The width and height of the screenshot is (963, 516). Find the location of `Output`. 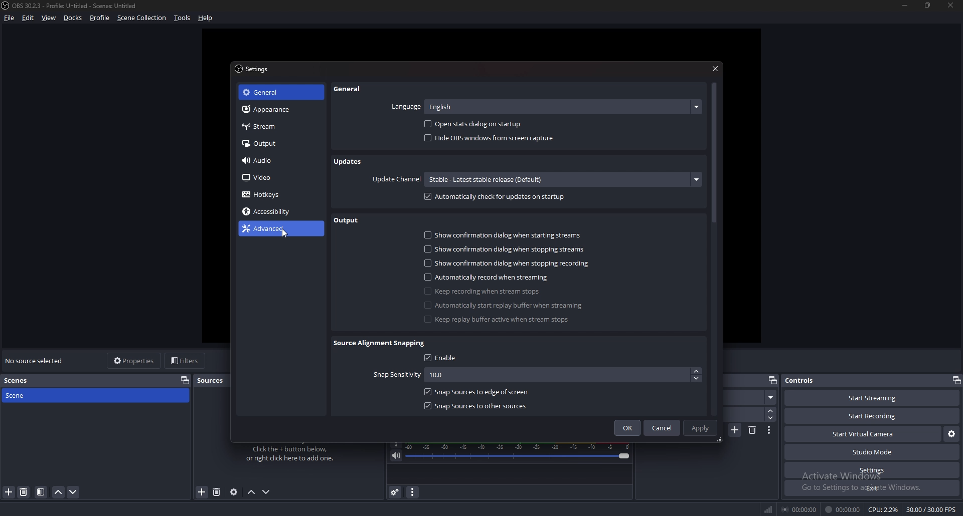

Output is located at coordinates (347, 220).